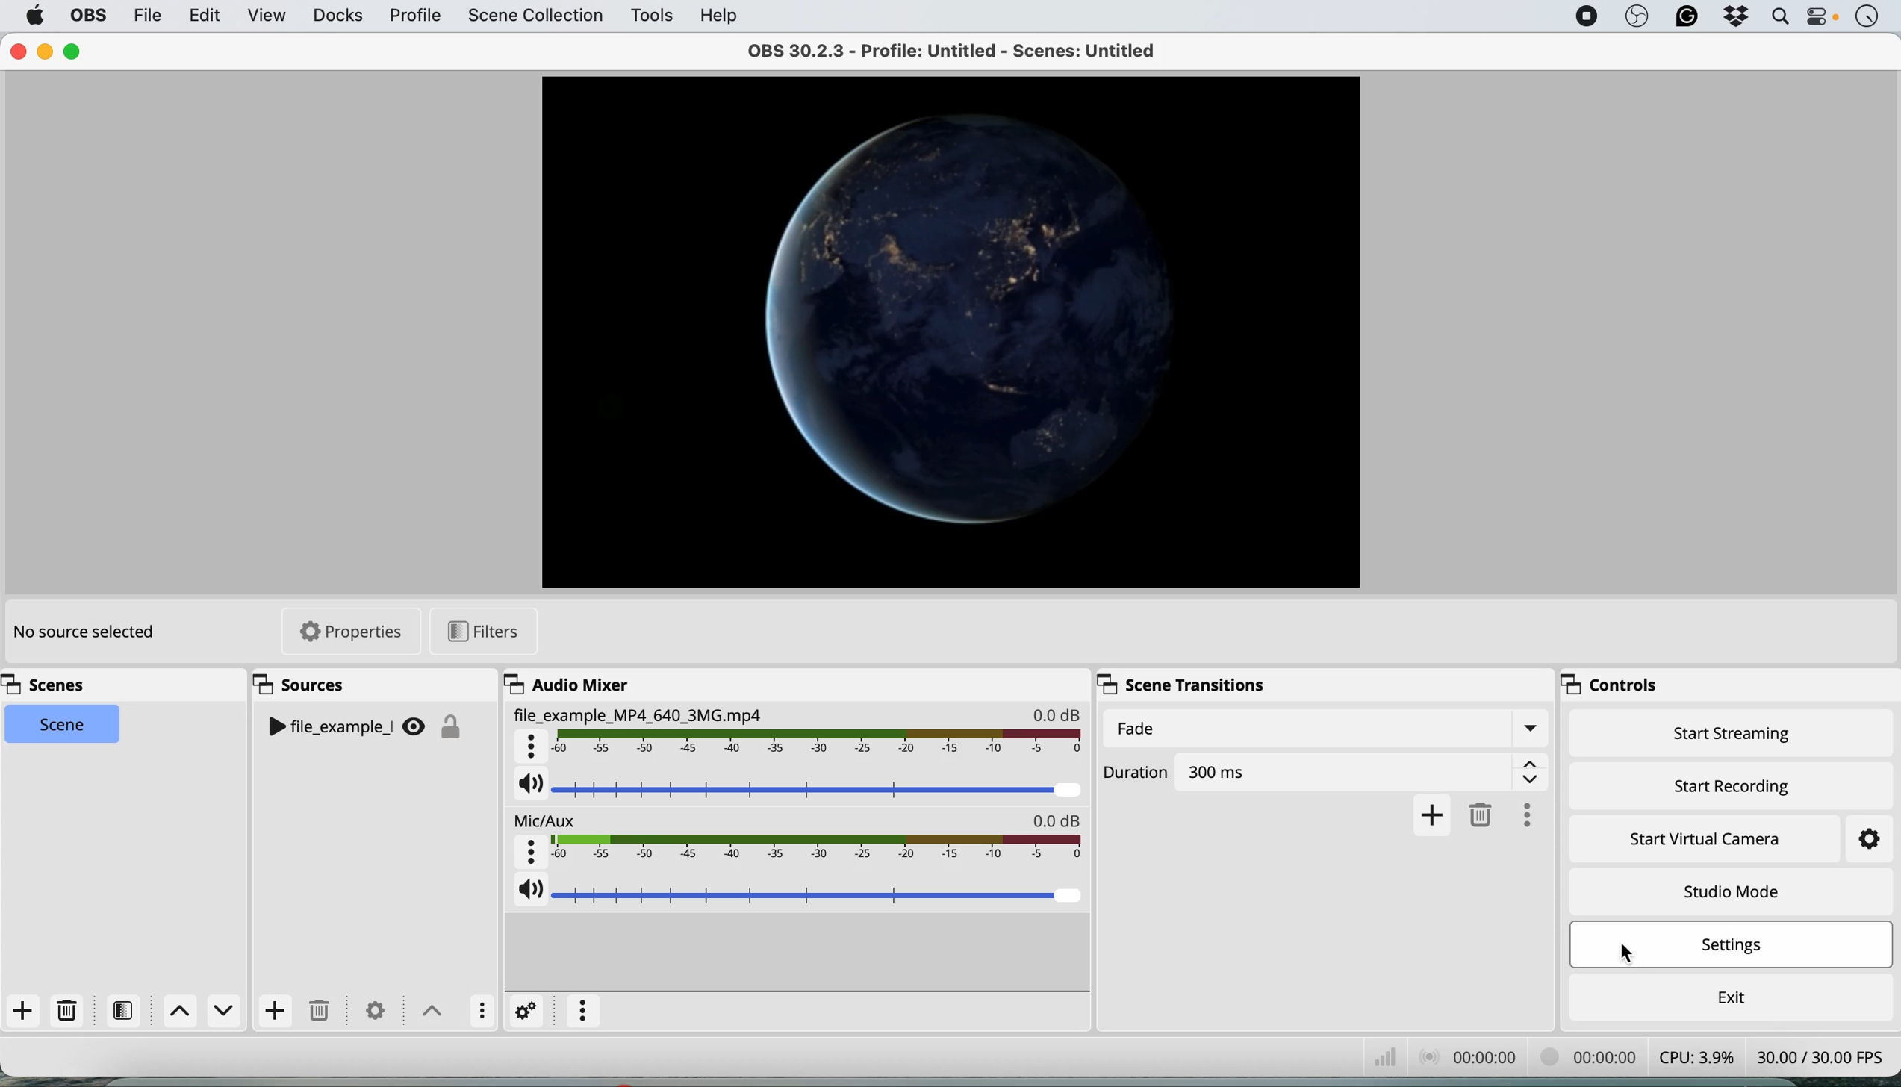 This screenshot has width=1901, height=1087. I want to click on start streaming, so click(1733, 737).